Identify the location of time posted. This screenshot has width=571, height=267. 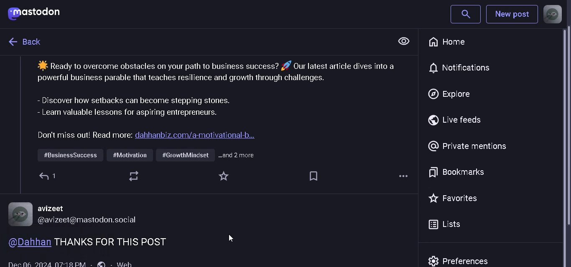
(47, 263).